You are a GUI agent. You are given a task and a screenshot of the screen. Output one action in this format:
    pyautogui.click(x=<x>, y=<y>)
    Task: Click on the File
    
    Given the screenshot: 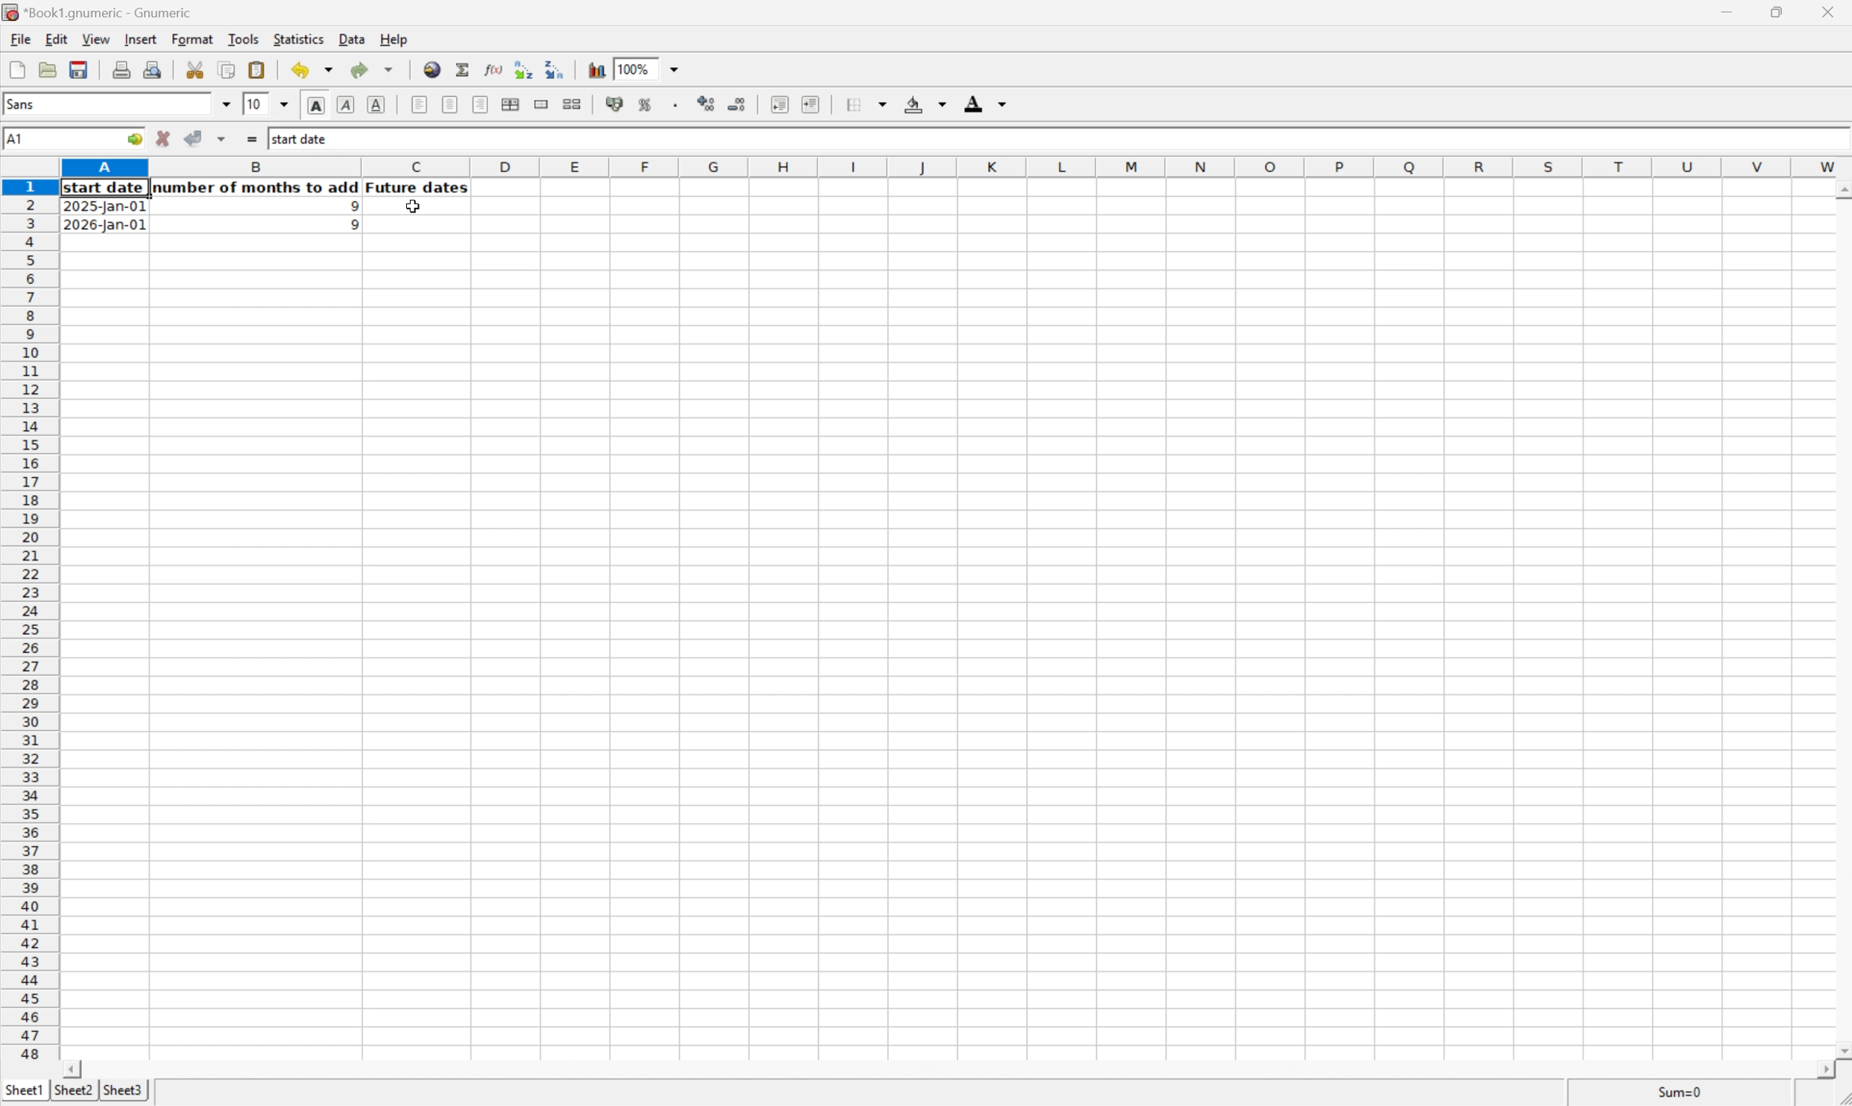 What is the action you would take?
    pyautogui.click(x=21, y=38)
    